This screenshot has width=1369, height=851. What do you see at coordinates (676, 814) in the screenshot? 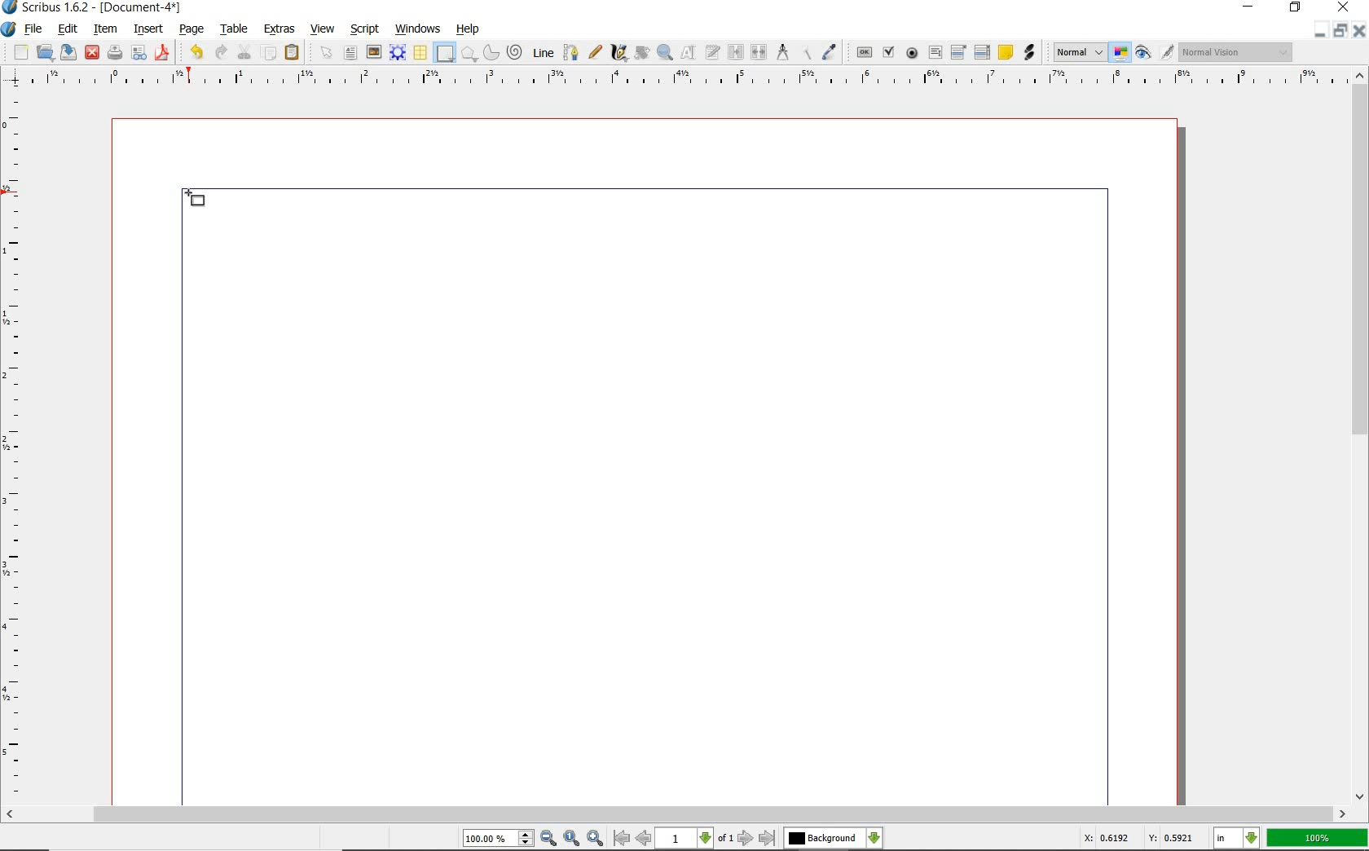
I see `scrollbar` at bounding box center [676, 814].